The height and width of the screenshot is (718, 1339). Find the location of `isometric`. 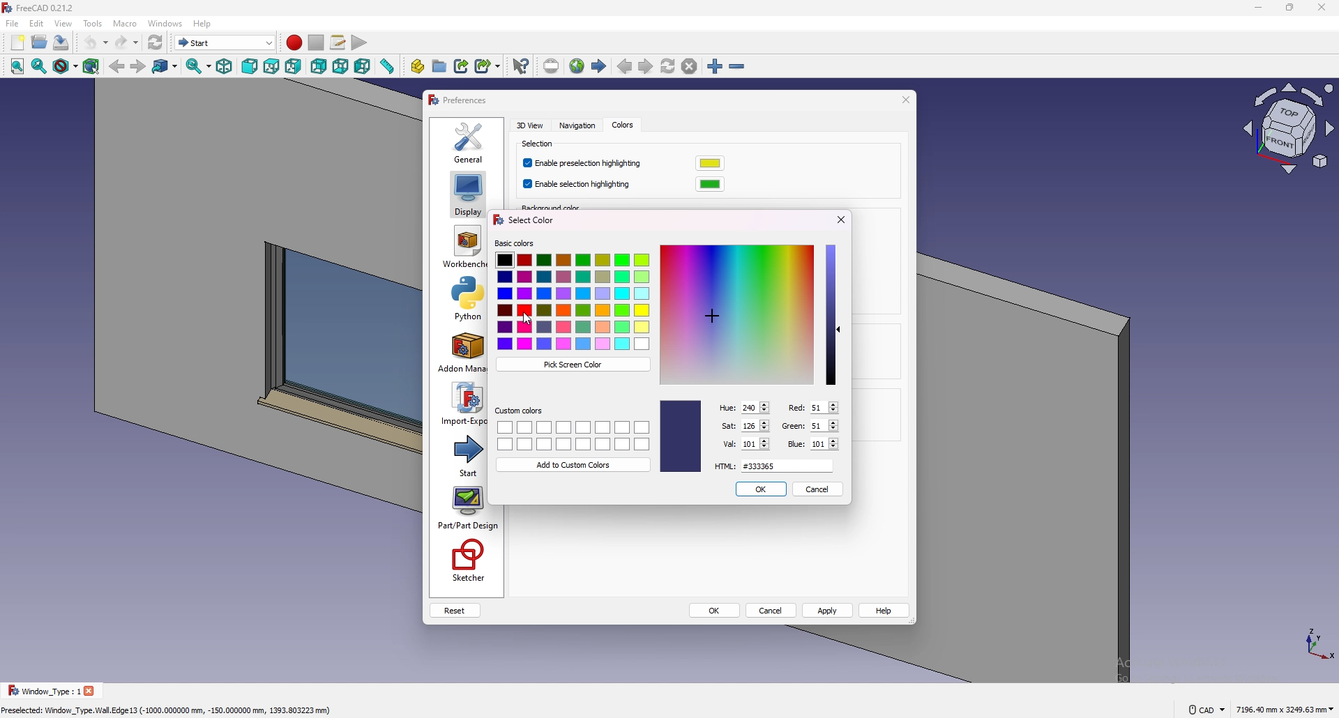

isometric is located at coordinates (225, 67).